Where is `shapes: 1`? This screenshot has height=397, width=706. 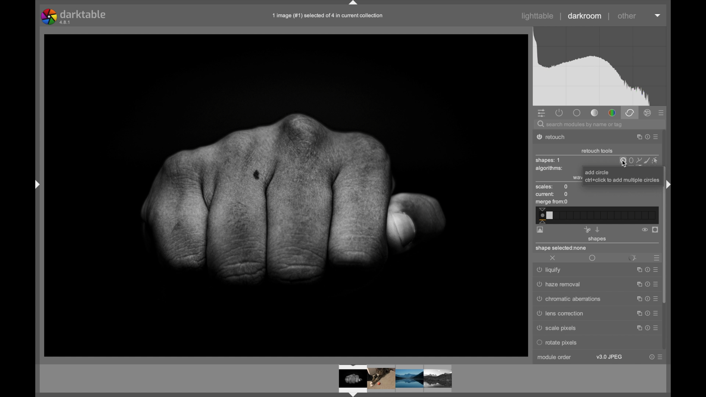 shapes: 1 is located at coordinates (548, 160).